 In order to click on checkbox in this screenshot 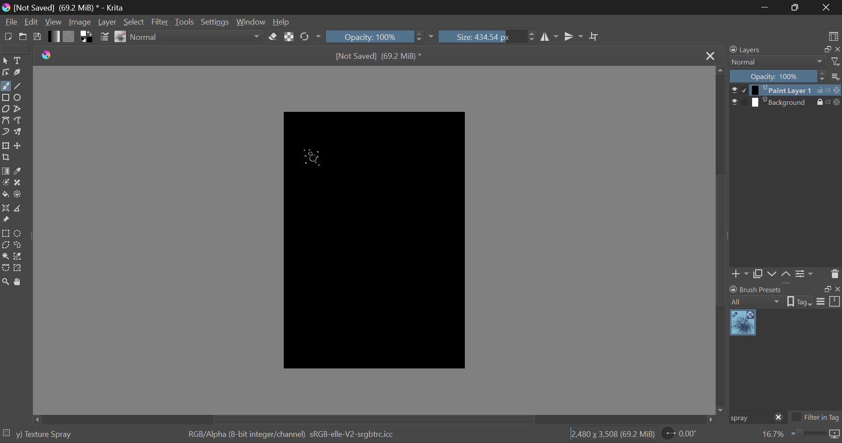, I will do `click(739, 103)`.